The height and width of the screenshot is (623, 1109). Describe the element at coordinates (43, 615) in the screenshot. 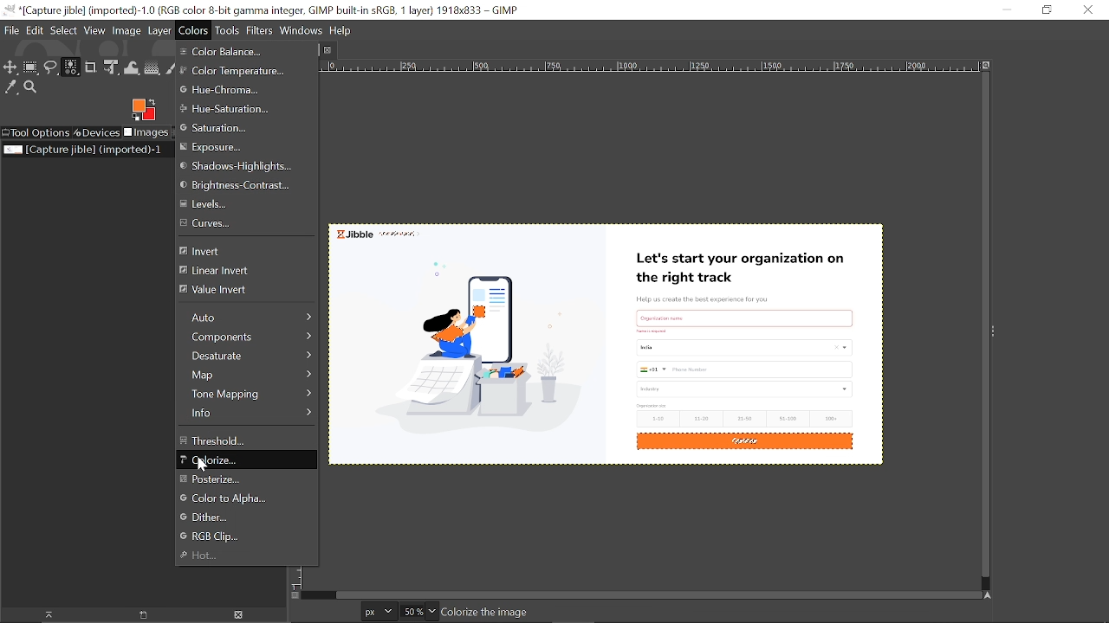

I see `Raise image for this display` at that location.